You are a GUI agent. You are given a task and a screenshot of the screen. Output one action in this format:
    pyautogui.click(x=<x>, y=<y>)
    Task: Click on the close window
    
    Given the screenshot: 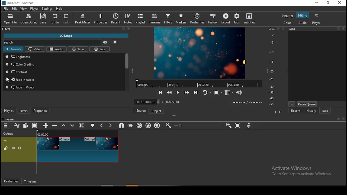 What is the action you would take?
    pyautogui.click(x=339, y=3)
    